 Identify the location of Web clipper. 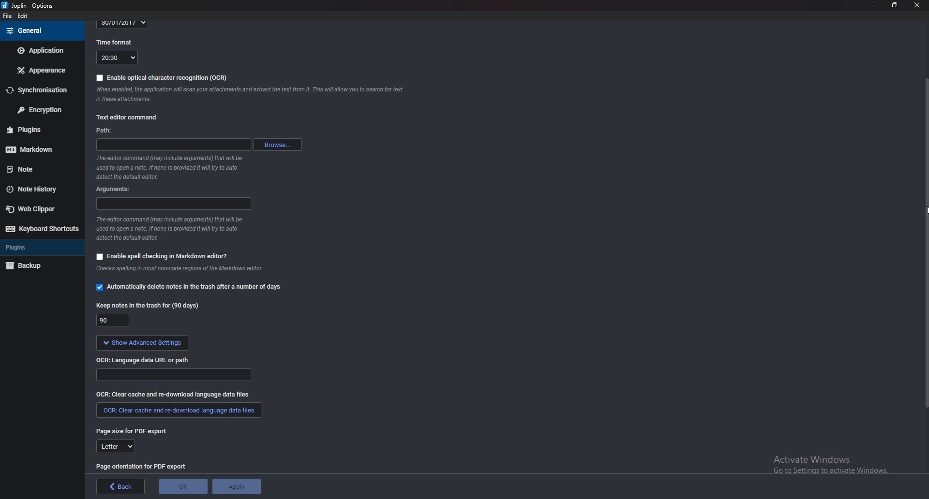
(38, 209).